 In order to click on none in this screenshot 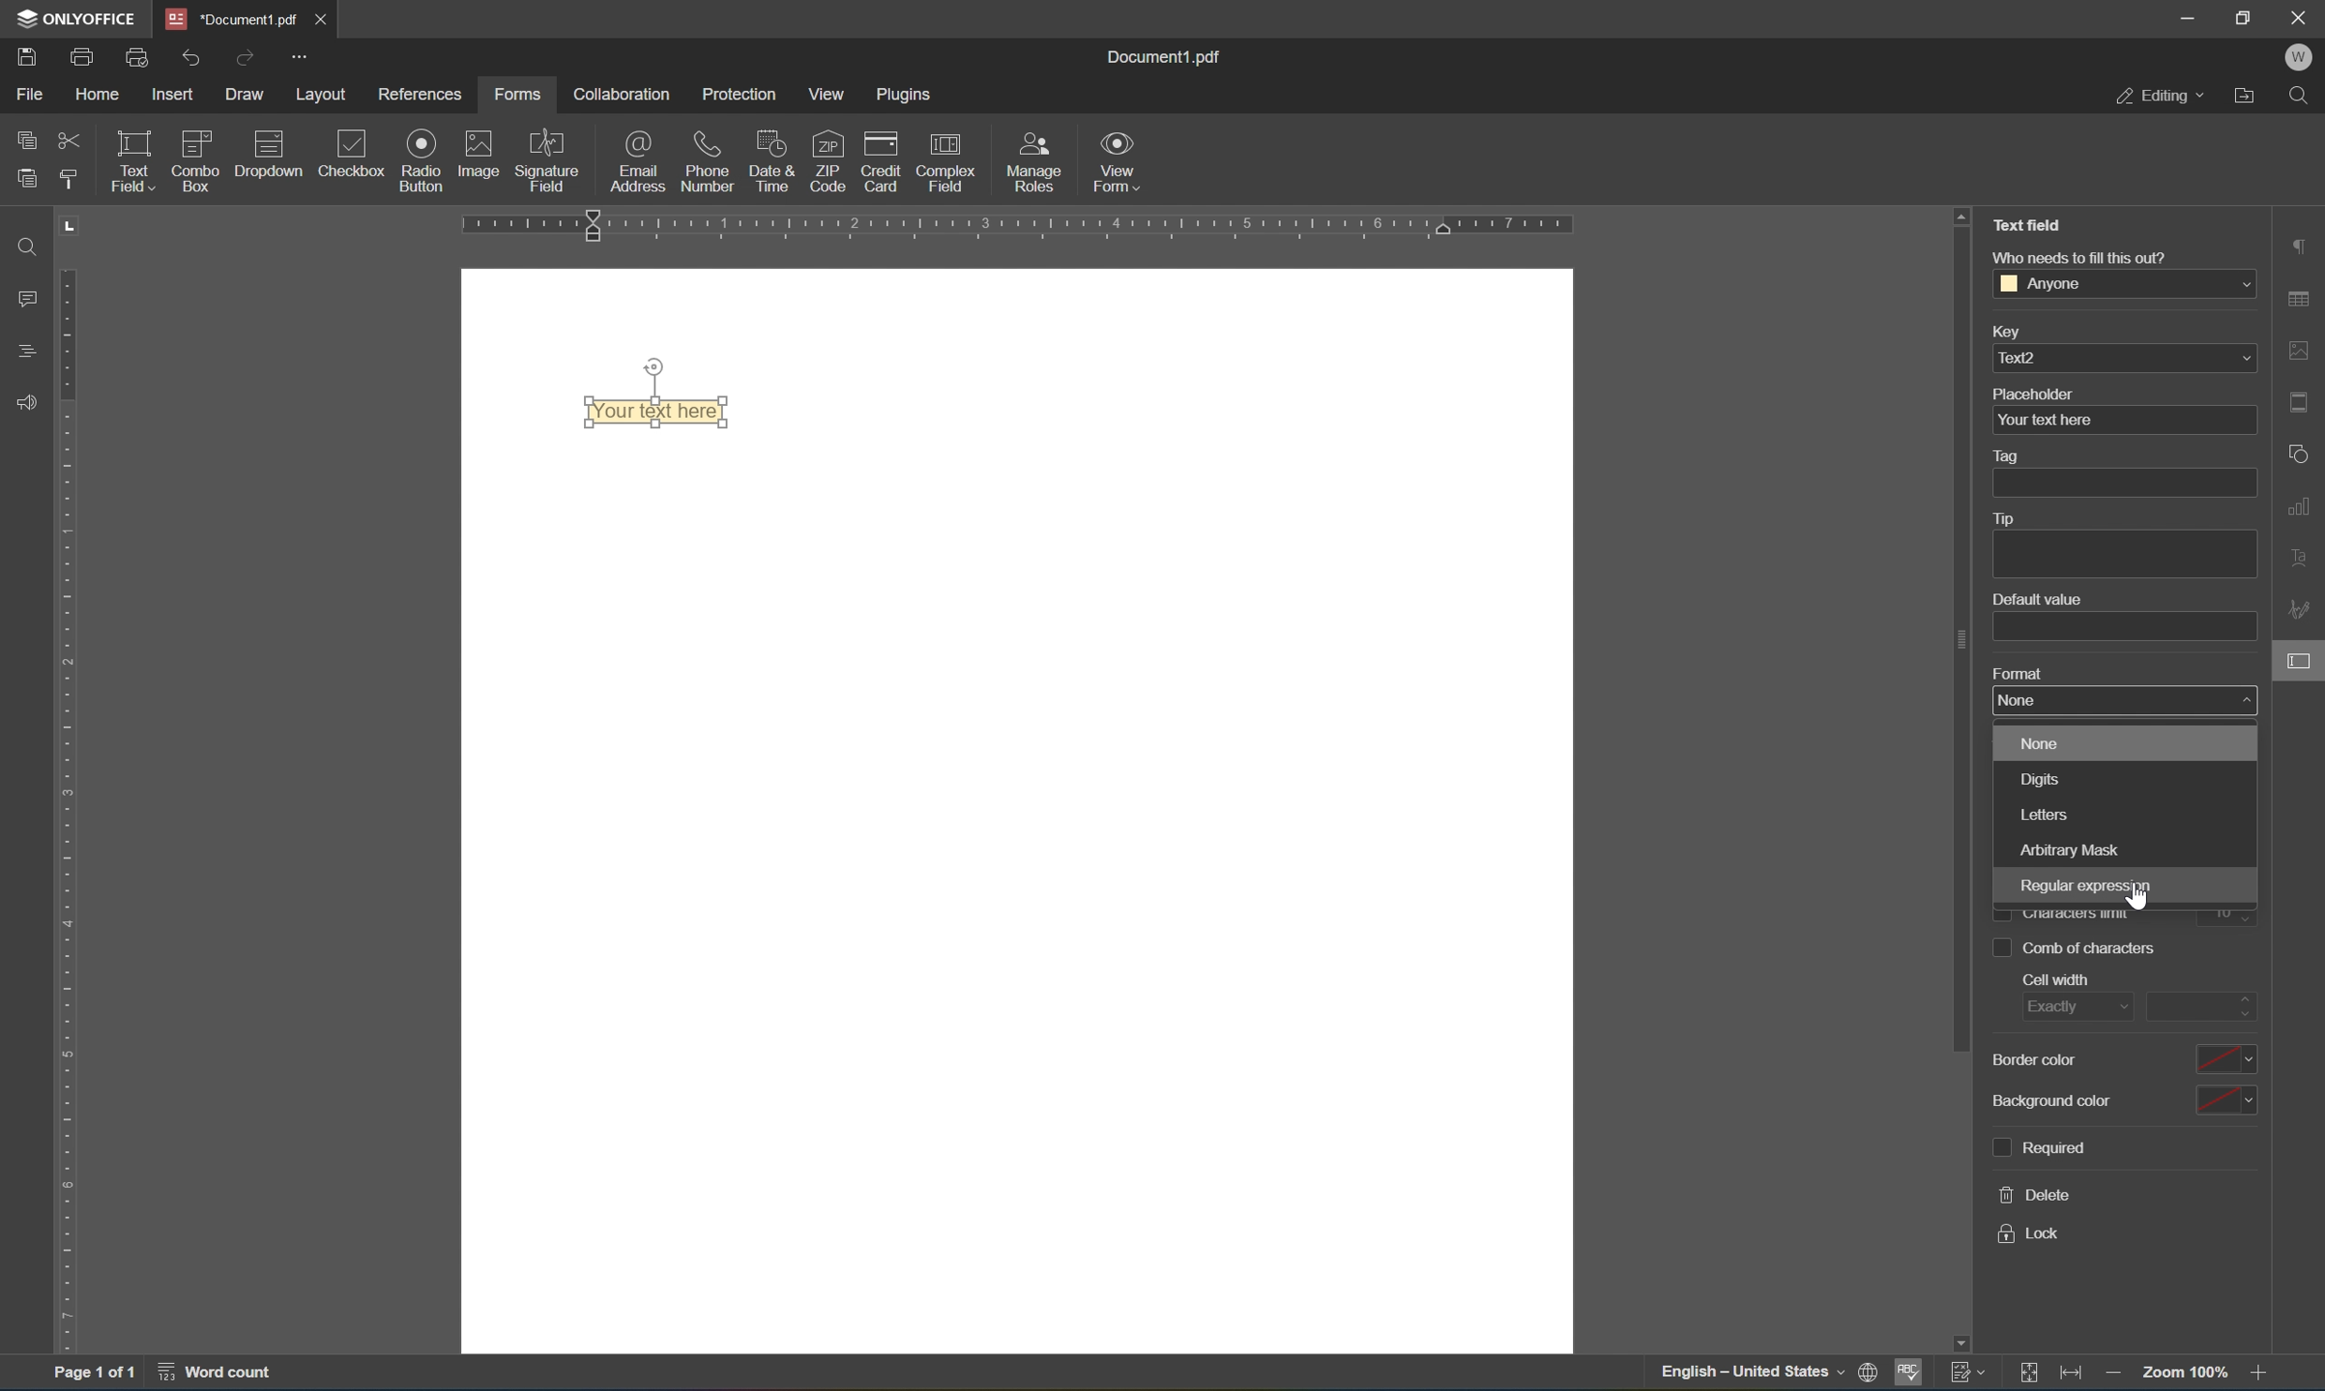, I will do `click(2018, 699)`.